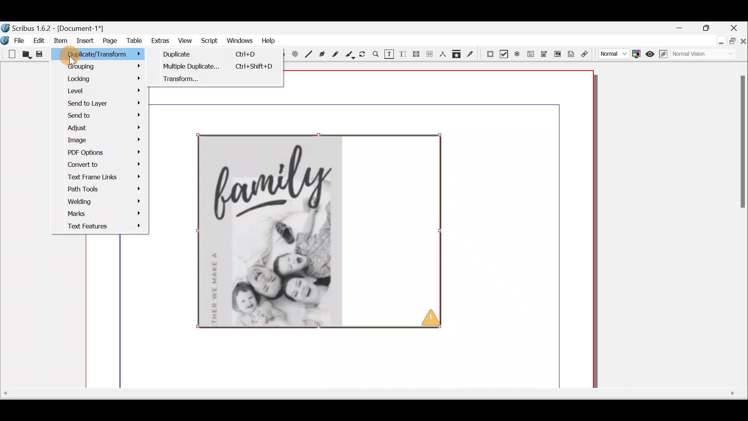 This screenshot has width=748, height=421. I want to click on Maximise, so click(707, 28).